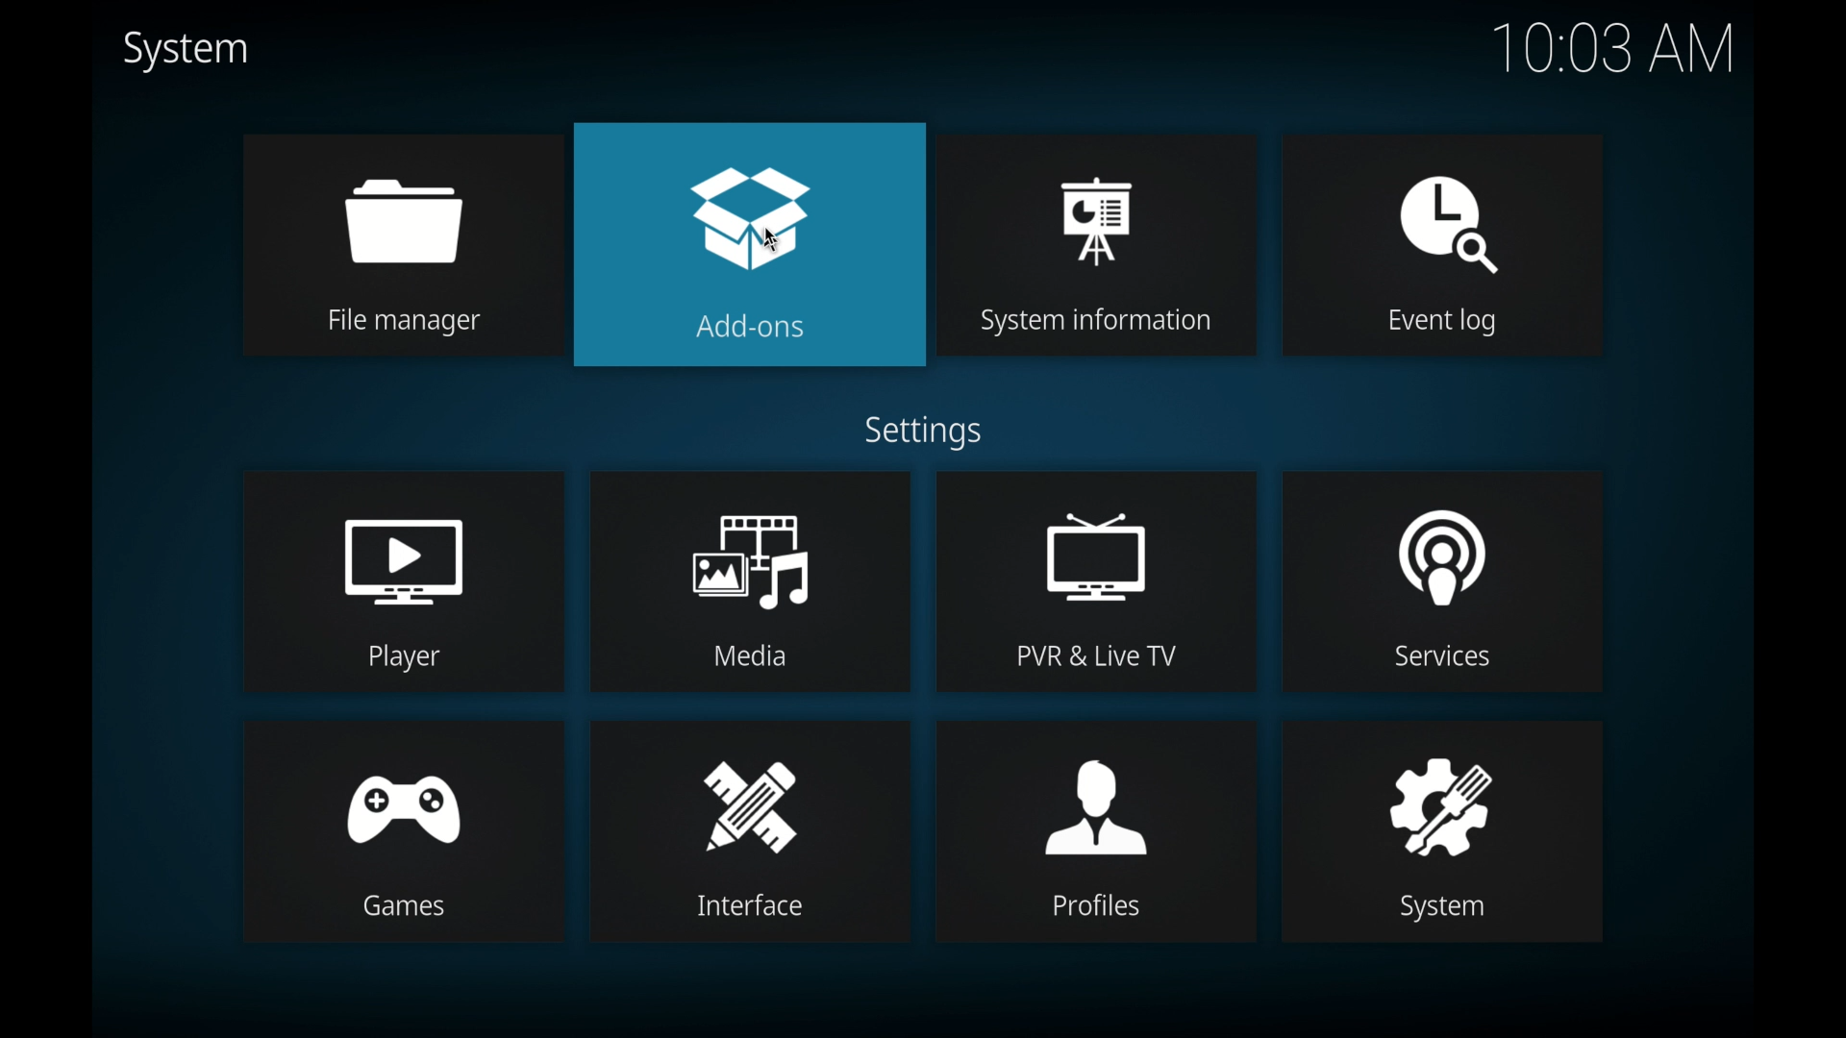 The image size is (1846, 1038). I want to click on Cursor, so click(775, 246).